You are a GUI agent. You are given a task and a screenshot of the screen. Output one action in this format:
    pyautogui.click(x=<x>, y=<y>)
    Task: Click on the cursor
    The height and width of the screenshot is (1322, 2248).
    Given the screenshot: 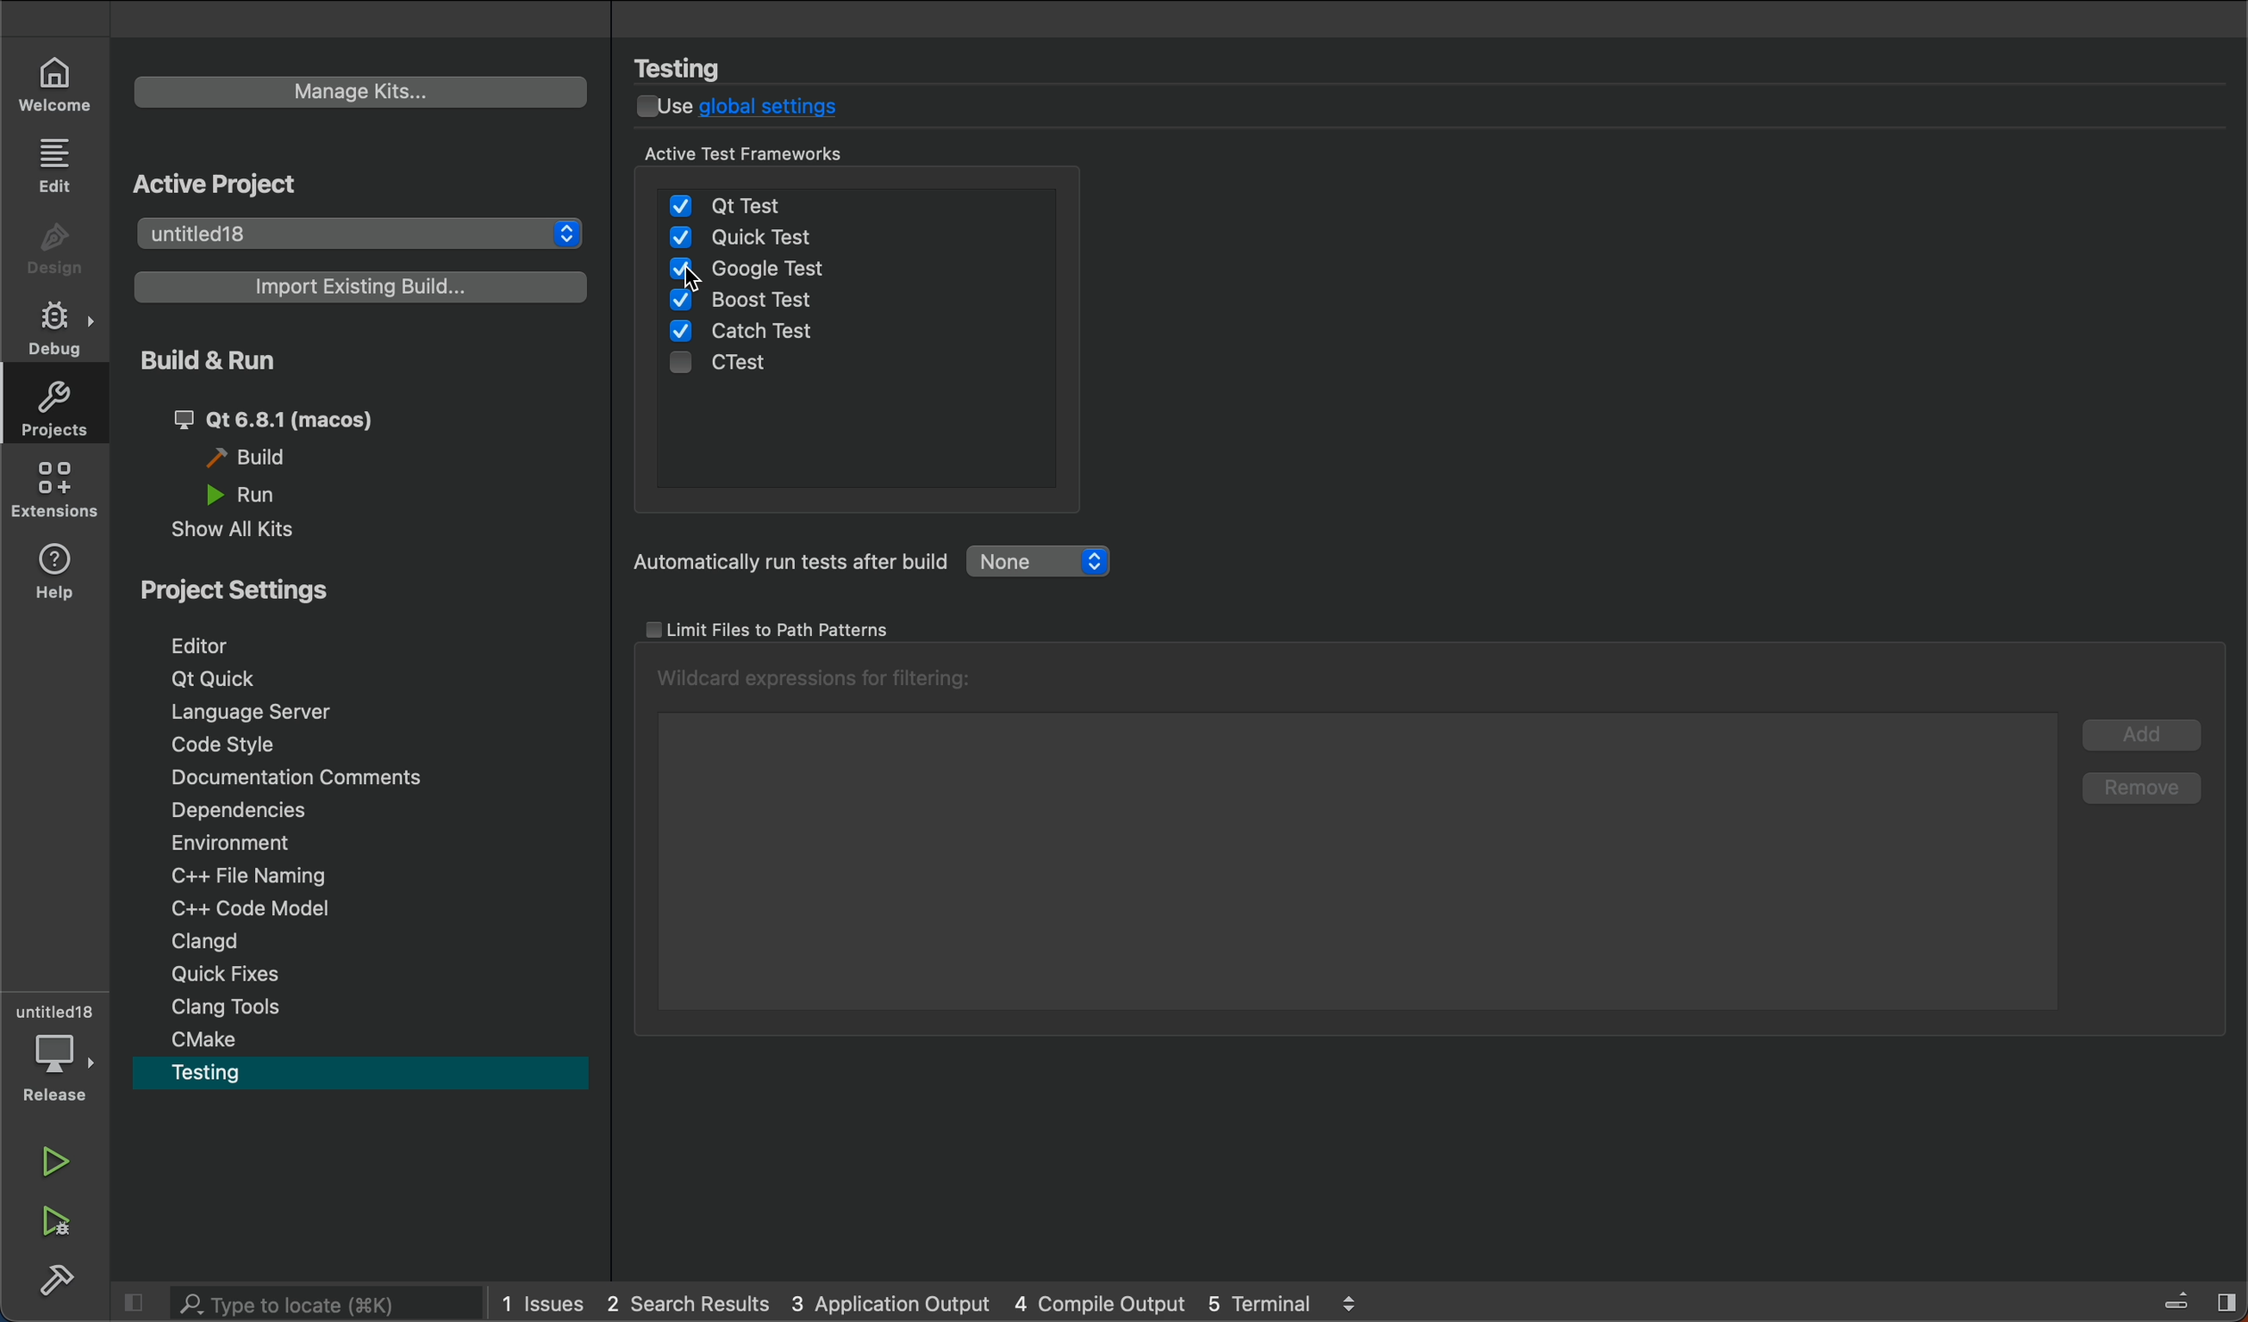 What is the action you would take?
    pyautogui.click(x=703, y=285)
    